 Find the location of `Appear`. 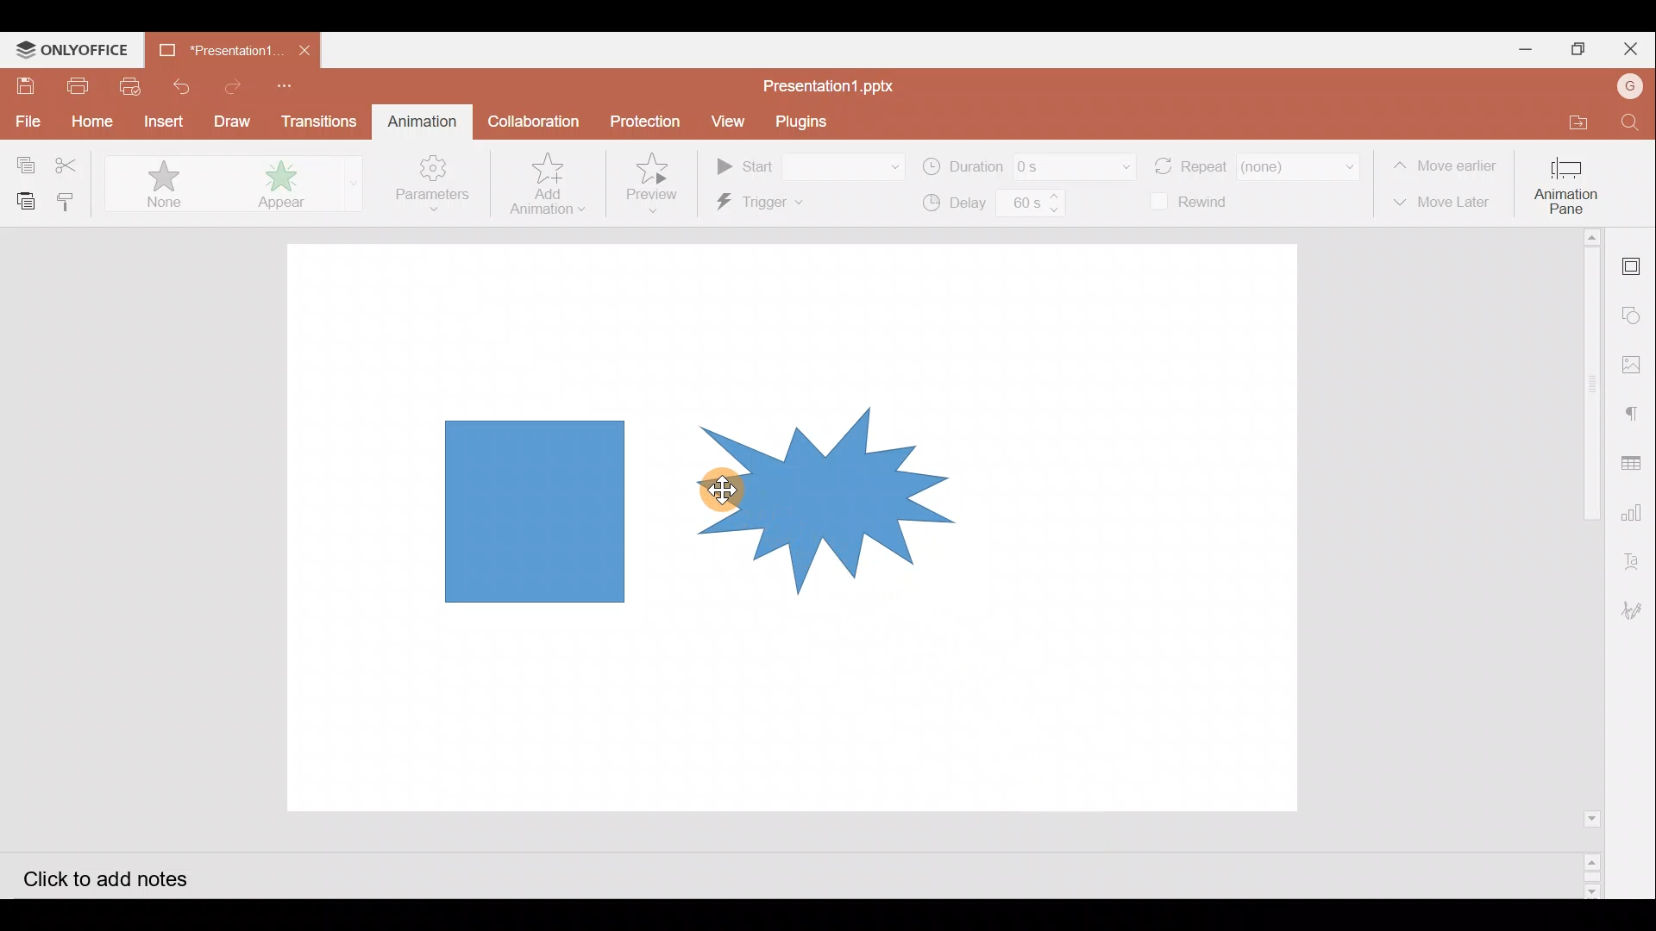

Appear is located at coordinates (279, 184).